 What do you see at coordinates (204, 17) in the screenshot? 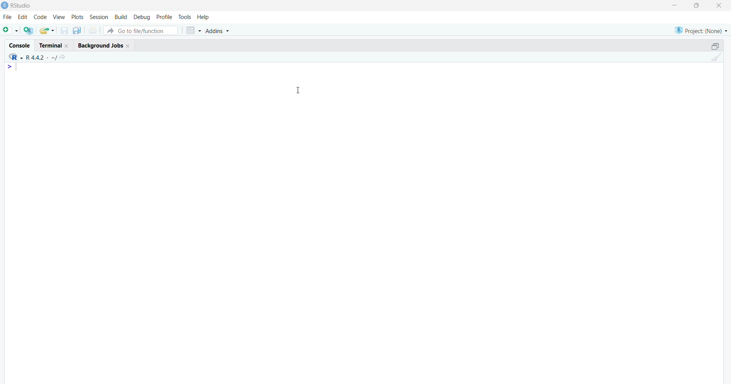
I see `help` at bounding box center [204, 17].